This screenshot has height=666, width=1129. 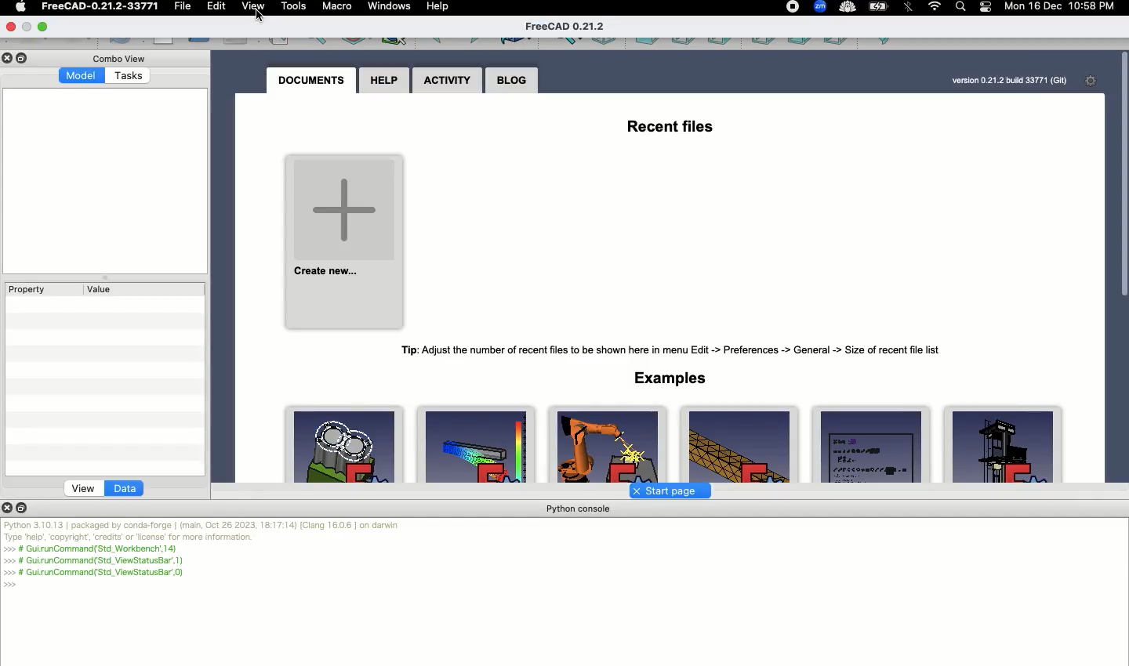 I want to click on Tip: Adiust the number of recent files to be shown here in menu Edit -> Preferences -> General -> Size of recent file list, so click(x=672, y=347).